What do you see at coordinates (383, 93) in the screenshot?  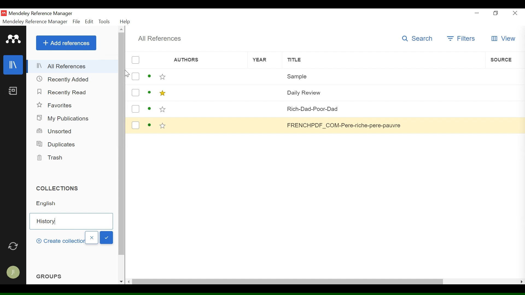 I see `Daily Review` at bounding box center [383, 93].